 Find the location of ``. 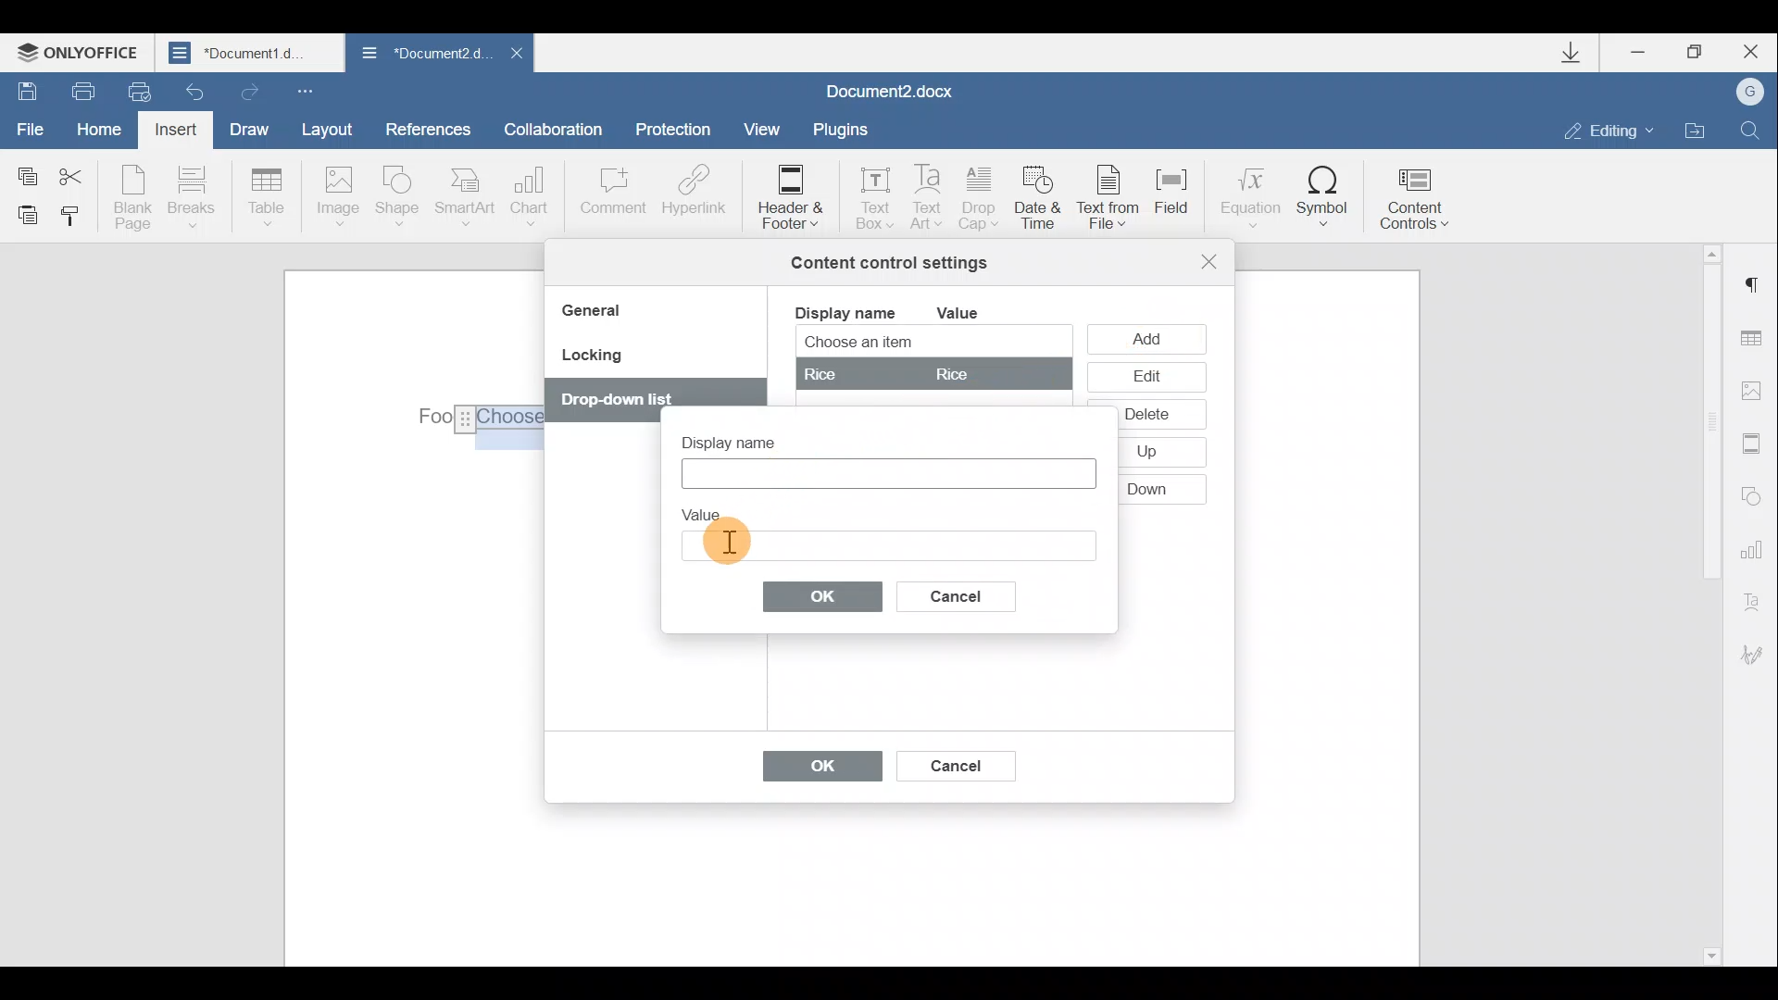

 is located at coordinates (479, 420).